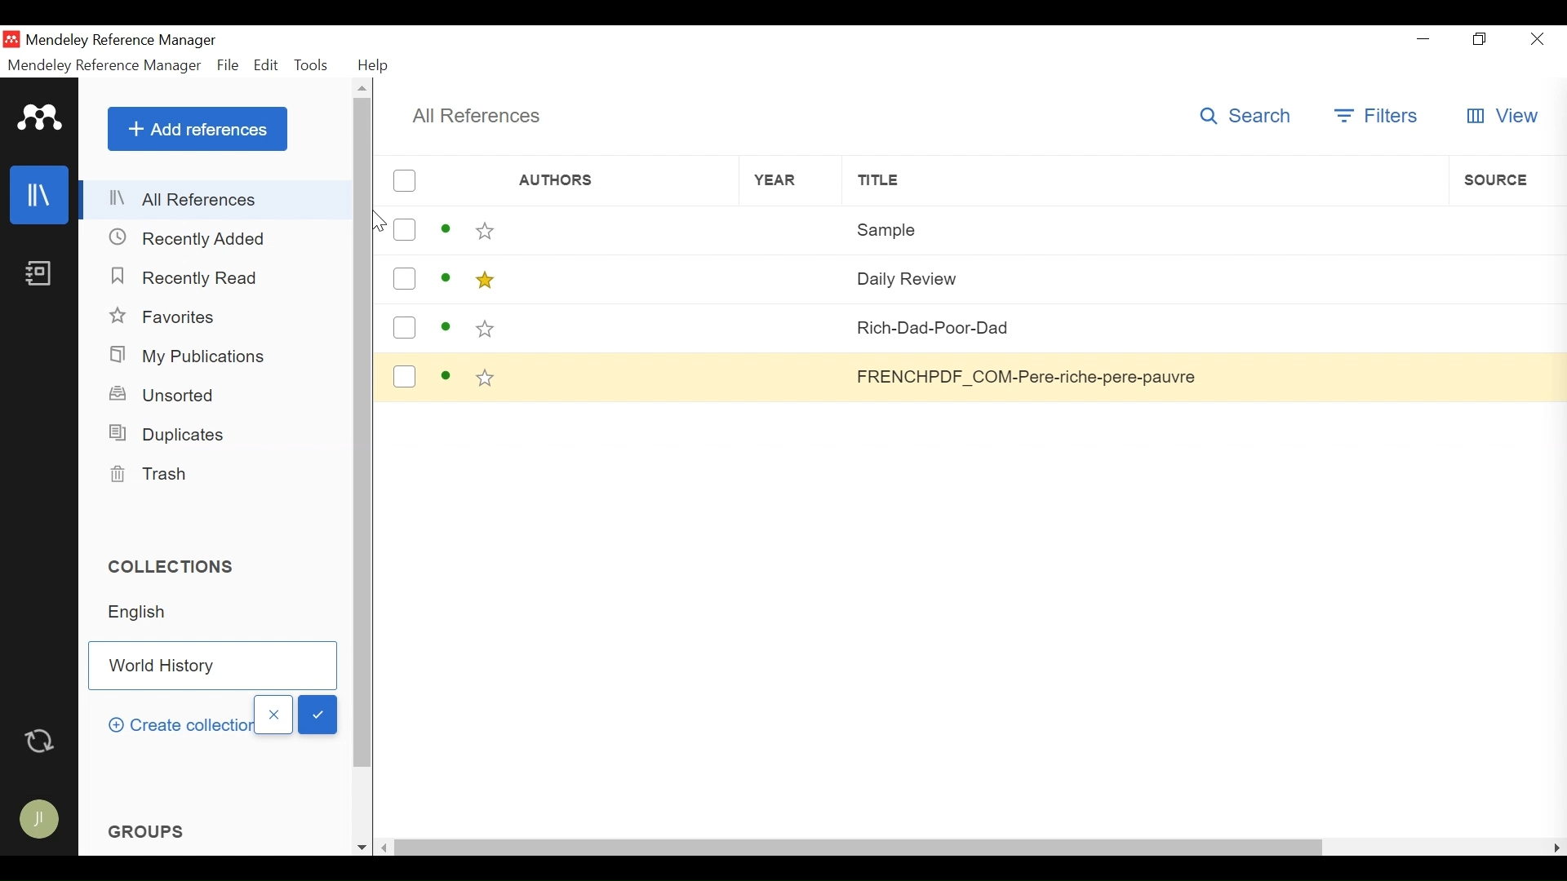 Image resolution: width=1567 pixels, height=881 pixels. I want to click on Notebook, so click(38, 275).